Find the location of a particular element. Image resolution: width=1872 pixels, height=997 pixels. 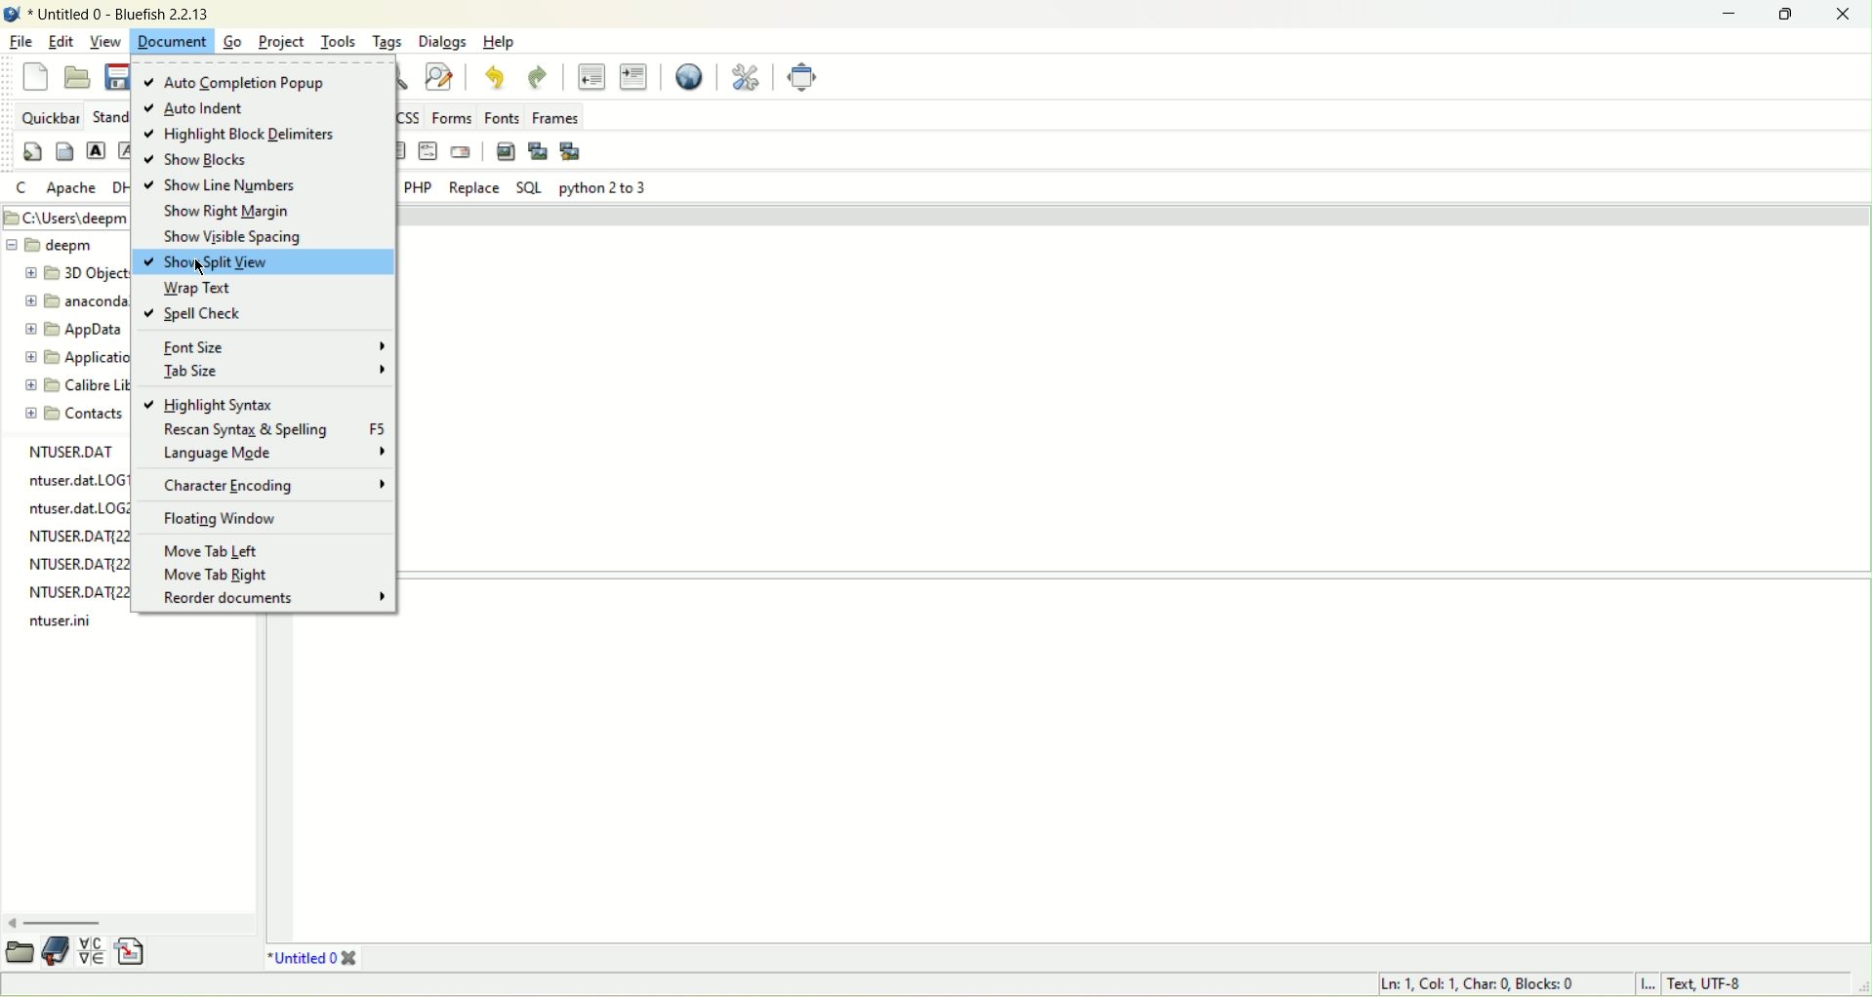

document is located at coordinates (178, 45).